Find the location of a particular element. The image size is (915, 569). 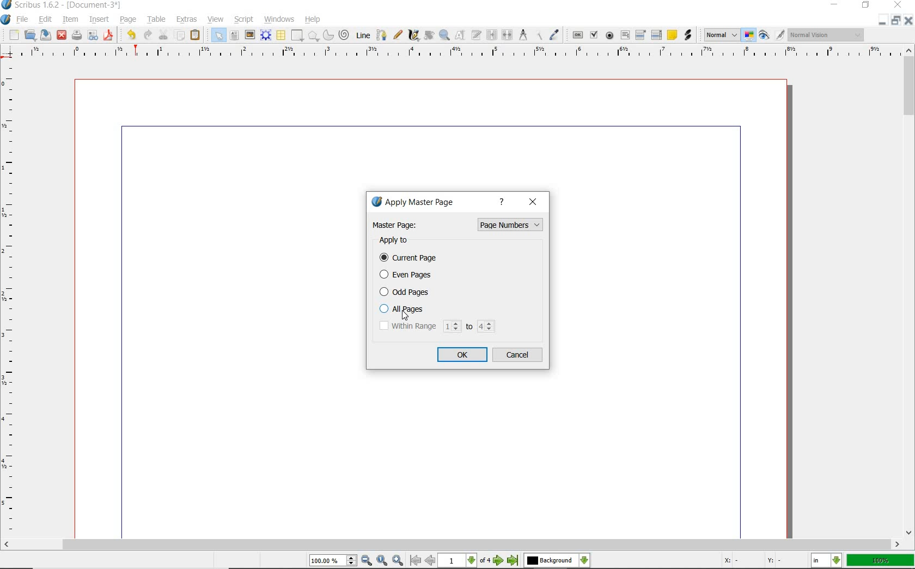

apply master page is located at coordinates (416, 203).